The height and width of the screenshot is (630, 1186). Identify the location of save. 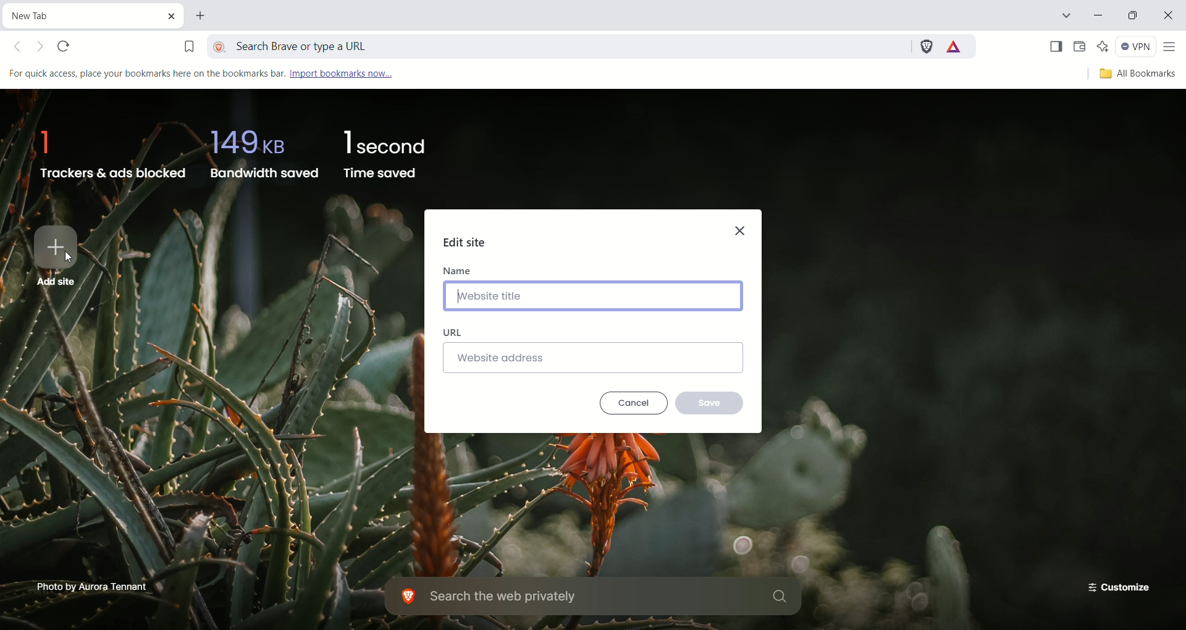
(712, 401).